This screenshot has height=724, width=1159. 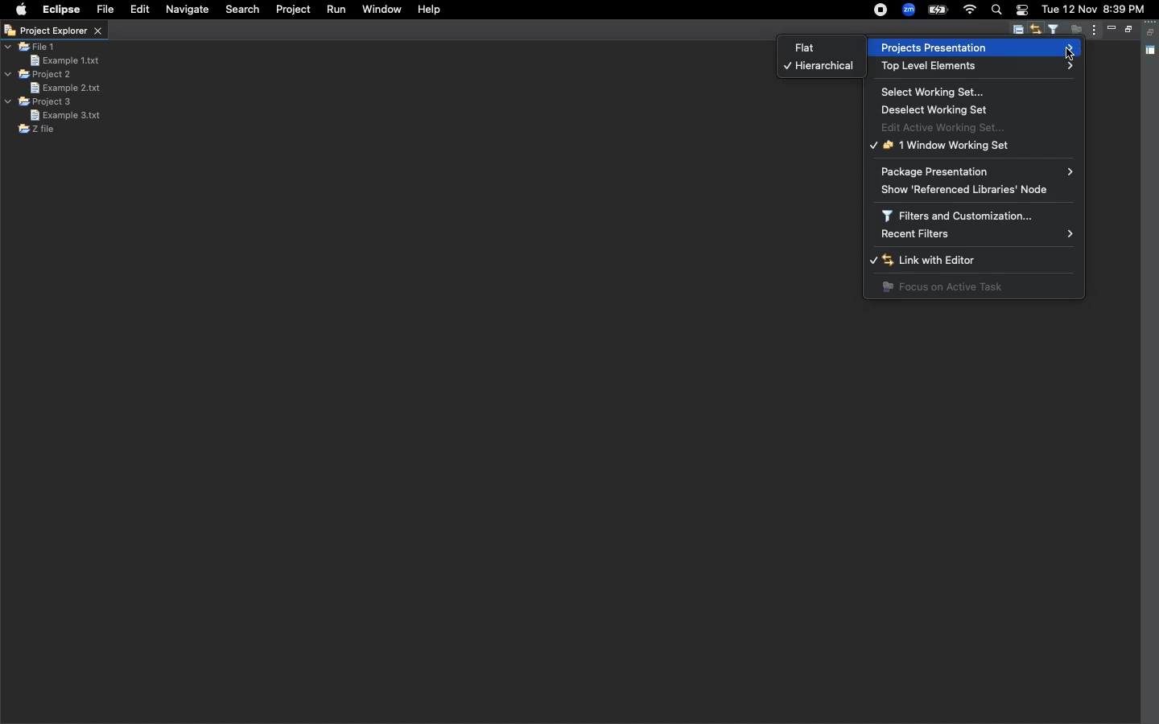 I want to click on Select working set, so click(x=936, y=92).